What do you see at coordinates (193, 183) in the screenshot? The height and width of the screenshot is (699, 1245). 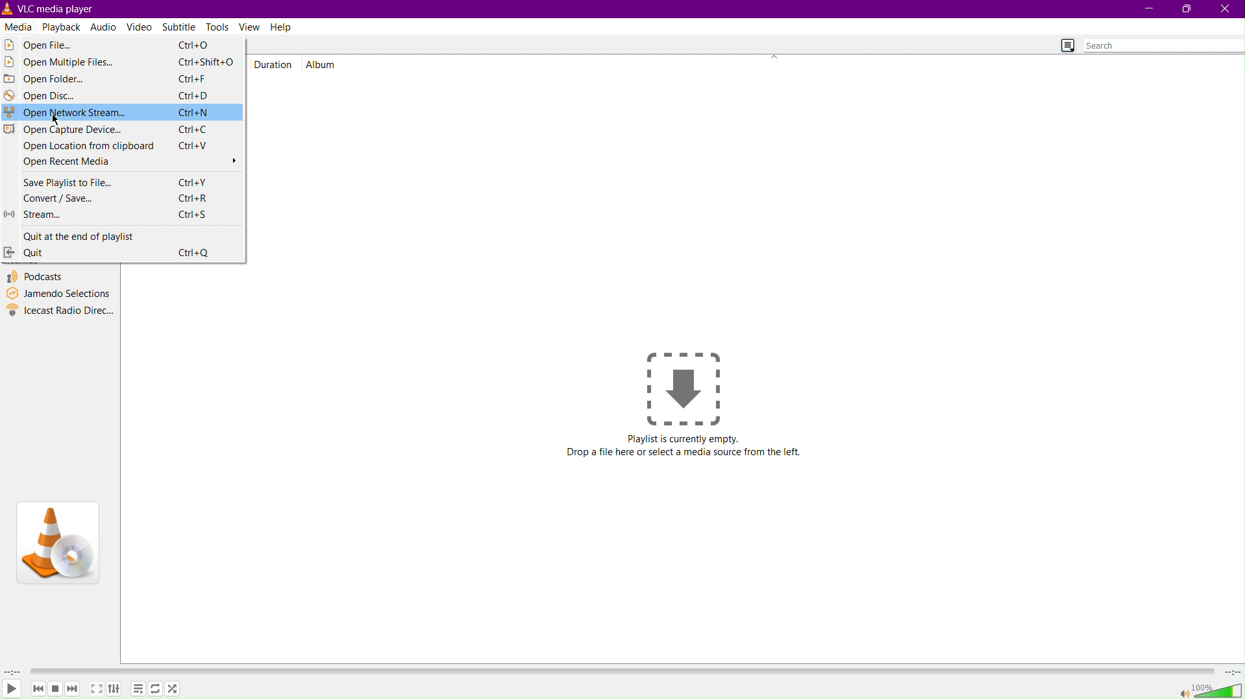 I see `Ctrl+Y` at bounding box center [193, 183].